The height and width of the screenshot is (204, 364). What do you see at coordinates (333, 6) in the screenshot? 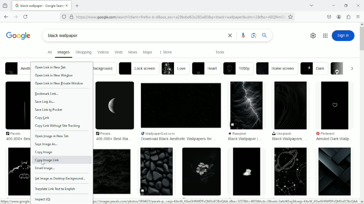
I see `minimize` at bounding box center [333, 6].